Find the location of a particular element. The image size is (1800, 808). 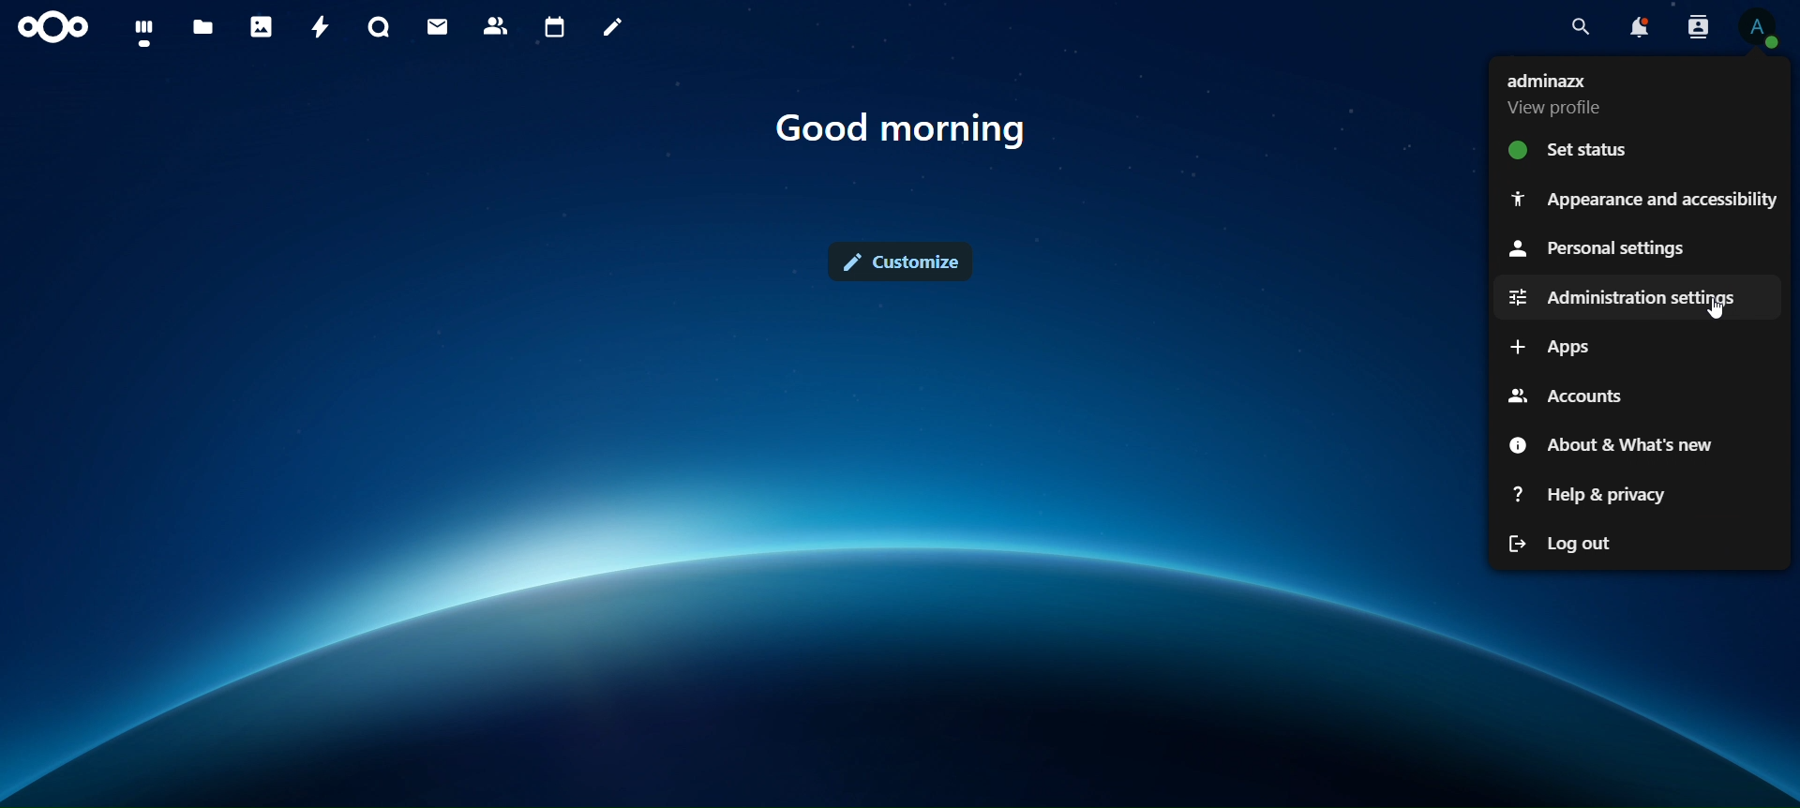

log out is located at coordinates (1576, 541).